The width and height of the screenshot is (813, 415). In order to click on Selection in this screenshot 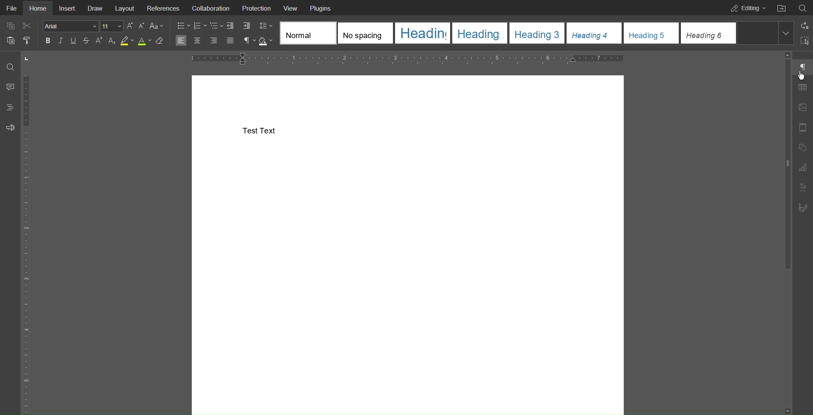, I will do `click(803, 41)`.